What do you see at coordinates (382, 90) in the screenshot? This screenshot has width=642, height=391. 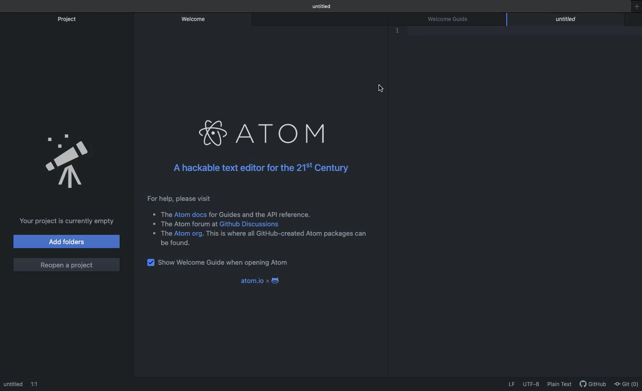 I see `crusor` at bounding box center [382, 90].